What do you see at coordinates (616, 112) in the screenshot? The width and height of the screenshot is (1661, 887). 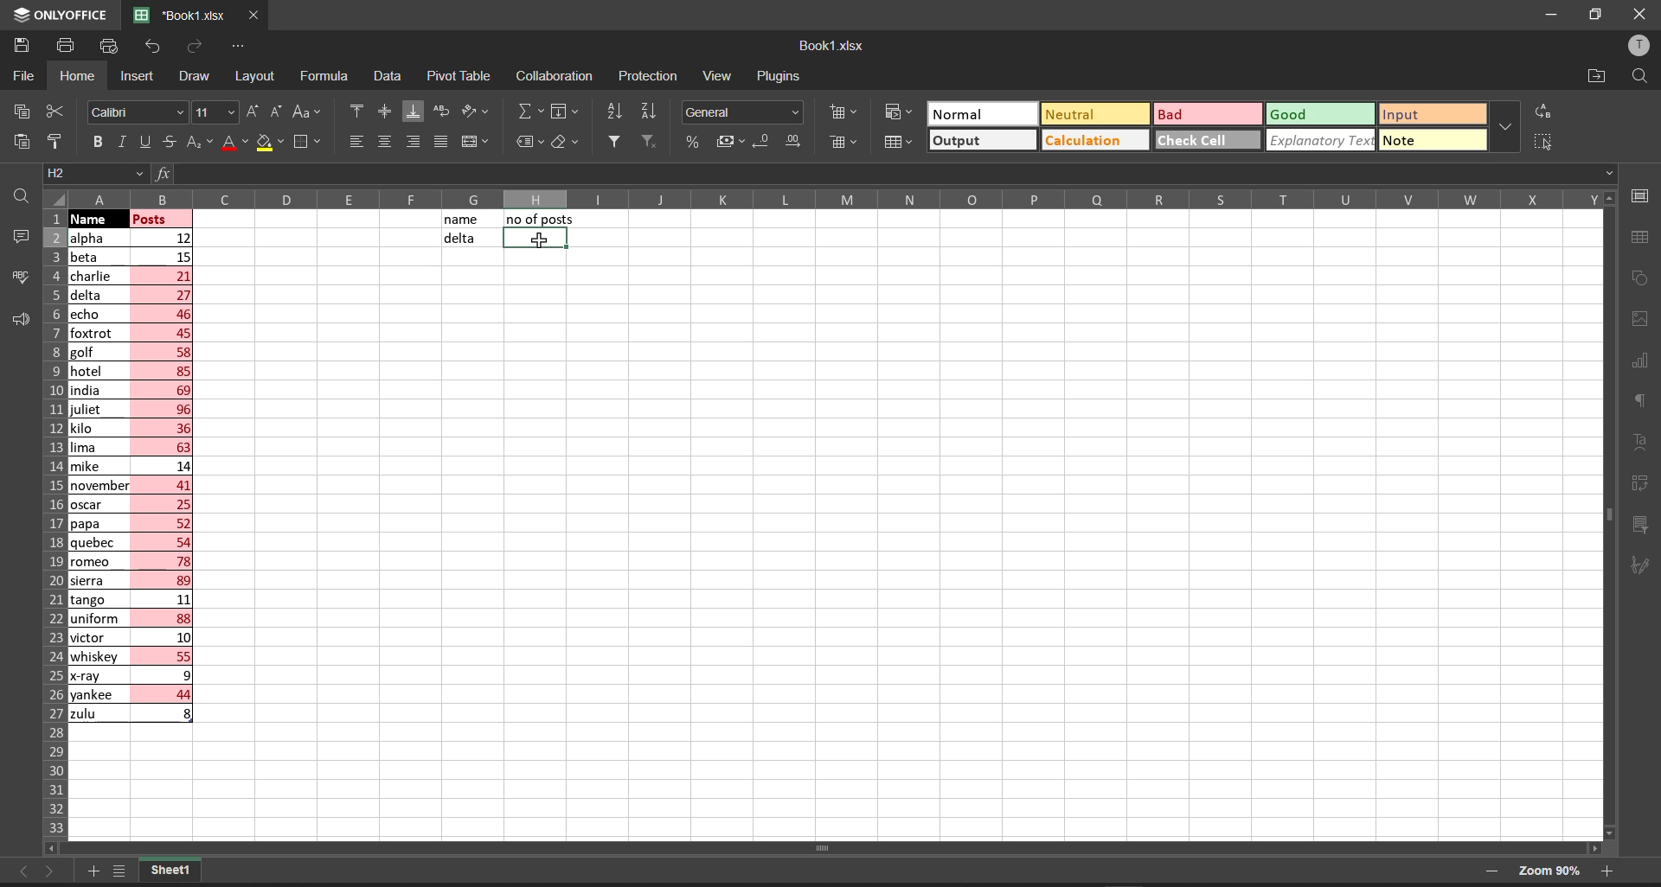 I see `sort ascending` at bounding box center [616, 112].